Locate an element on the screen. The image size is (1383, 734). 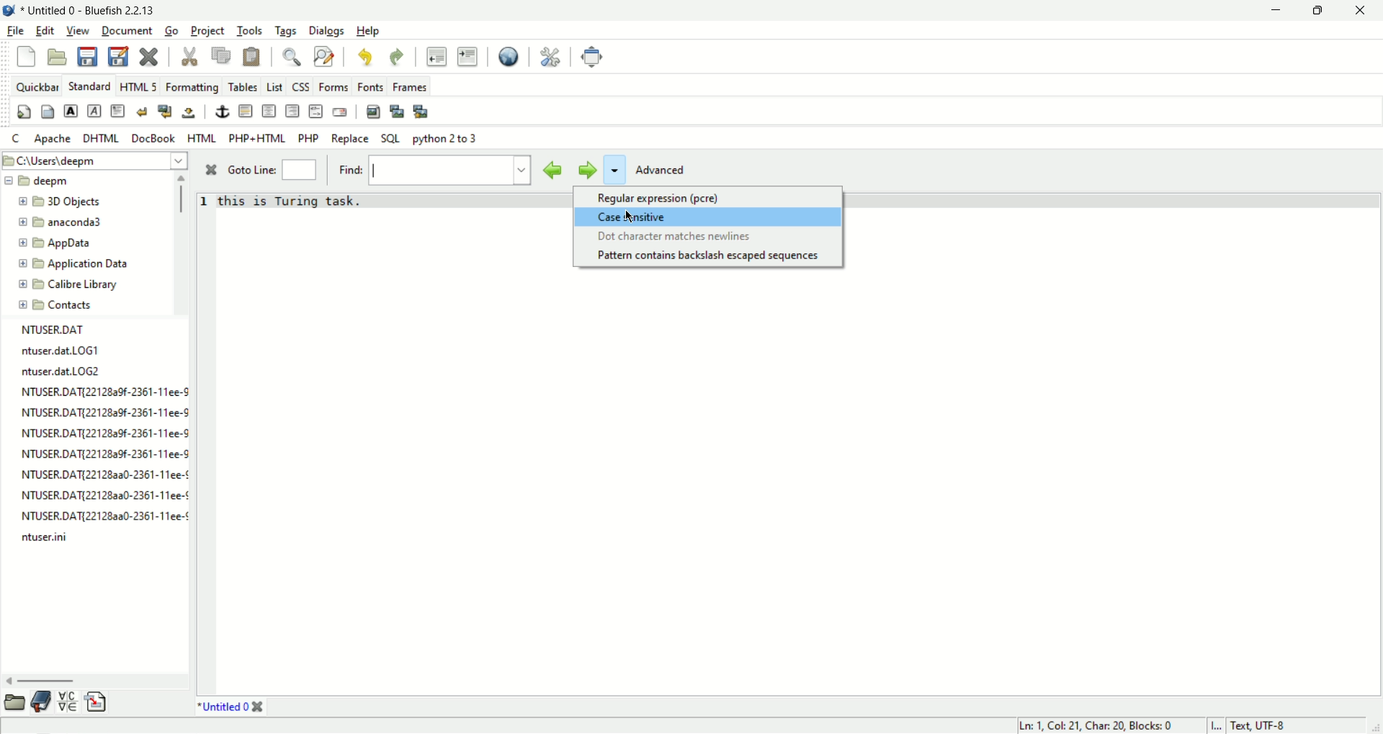
NTUSER.DAT{221282%-2361-11ee-8 is located at coordinates (97, 412).